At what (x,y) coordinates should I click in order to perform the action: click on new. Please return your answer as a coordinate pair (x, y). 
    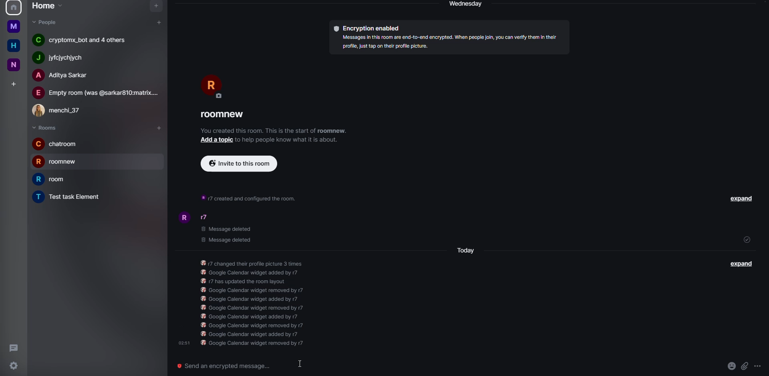
    Looking at the image, I should click on (14, 66).